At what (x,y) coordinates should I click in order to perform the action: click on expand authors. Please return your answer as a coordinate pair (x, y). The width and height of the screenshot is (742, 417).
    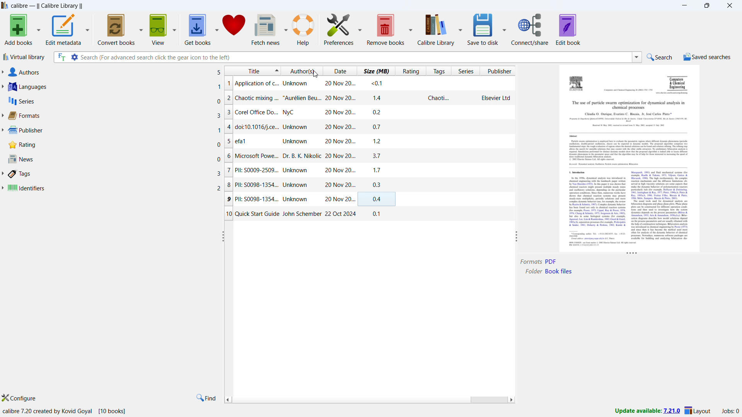
    Looking at the image, I should click on (2, 71).